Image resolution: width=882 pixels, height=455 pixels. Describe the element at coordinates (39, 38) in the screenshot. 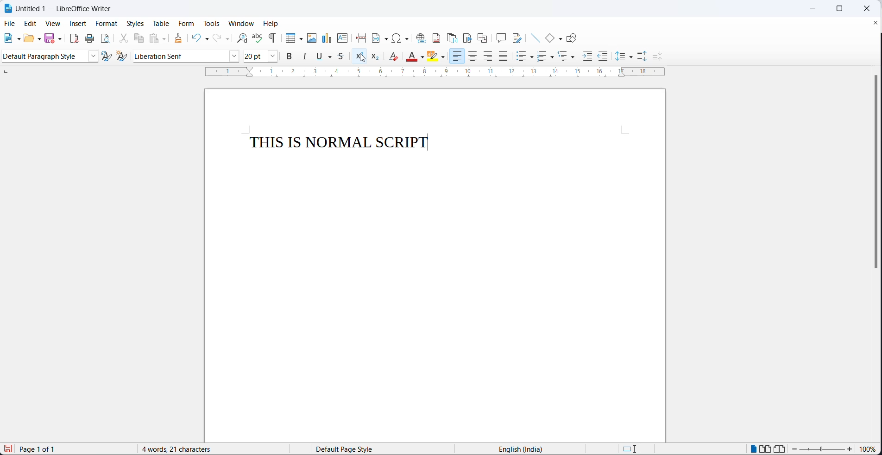

I see `open options` at that location.